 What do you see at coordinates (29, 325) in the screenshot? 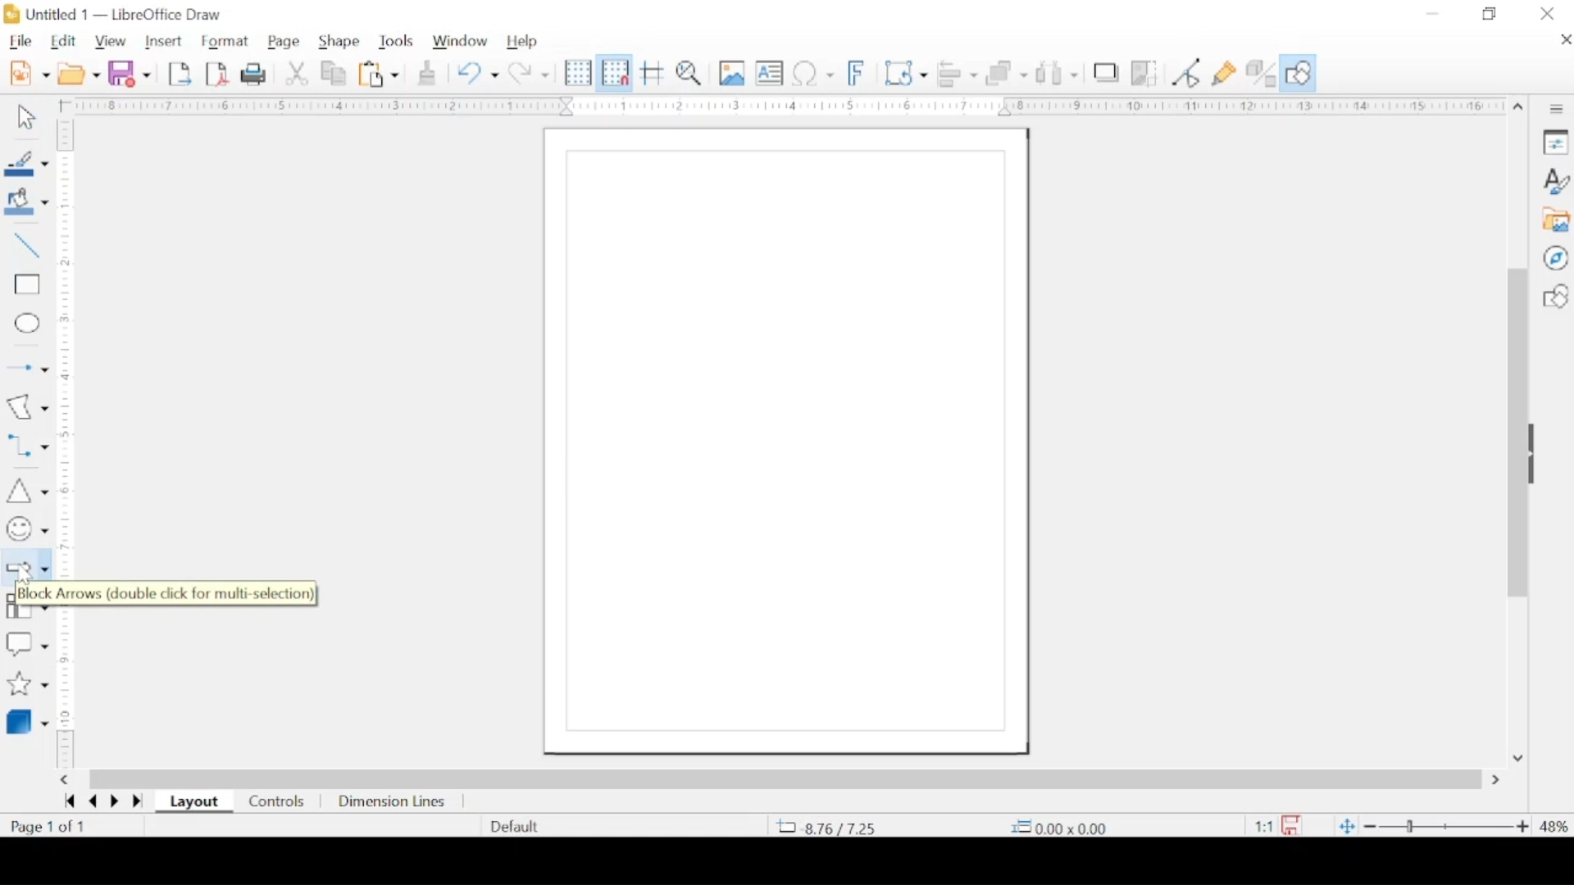
I see `ellipse` at bounding box center [29, 325].